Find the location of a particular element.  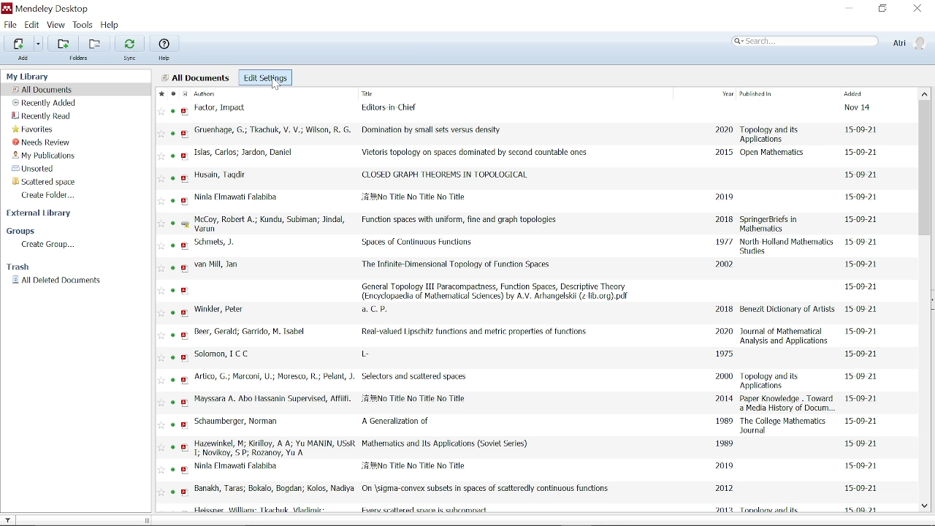

Close is located at coordinates (917, 8).